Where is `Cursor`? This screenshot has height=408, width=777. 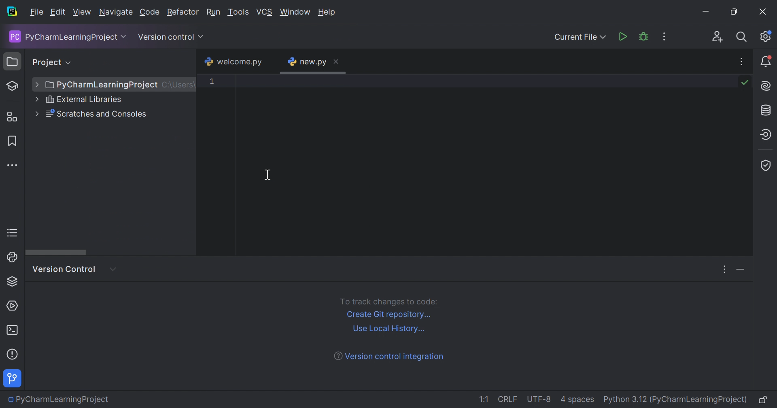 Cursor is located at coordinates (269, 175).